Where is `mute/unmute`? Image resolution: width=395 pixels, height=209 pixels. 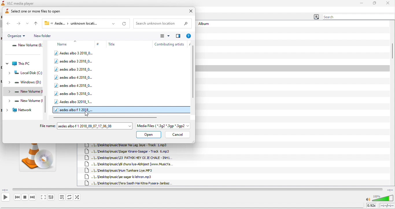 mute/unmute is located at coordinates (368, 200).